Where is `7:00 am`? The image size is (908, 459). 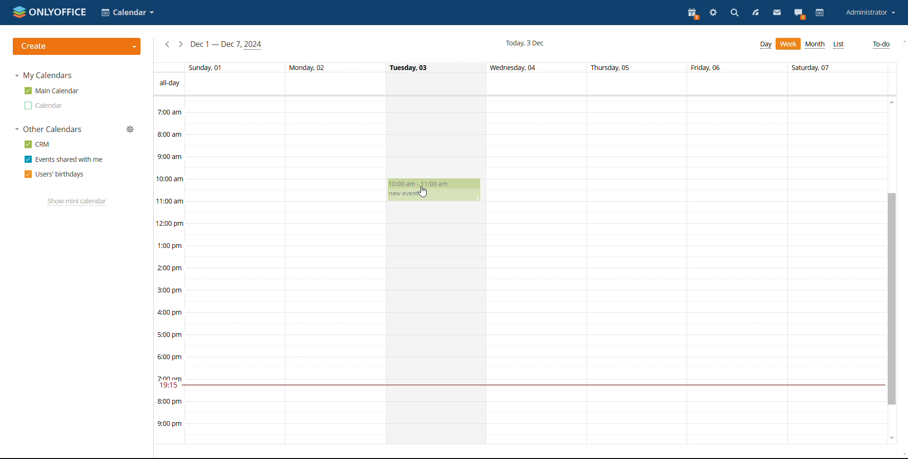 7:00 am is located at coordinates (169, 112).